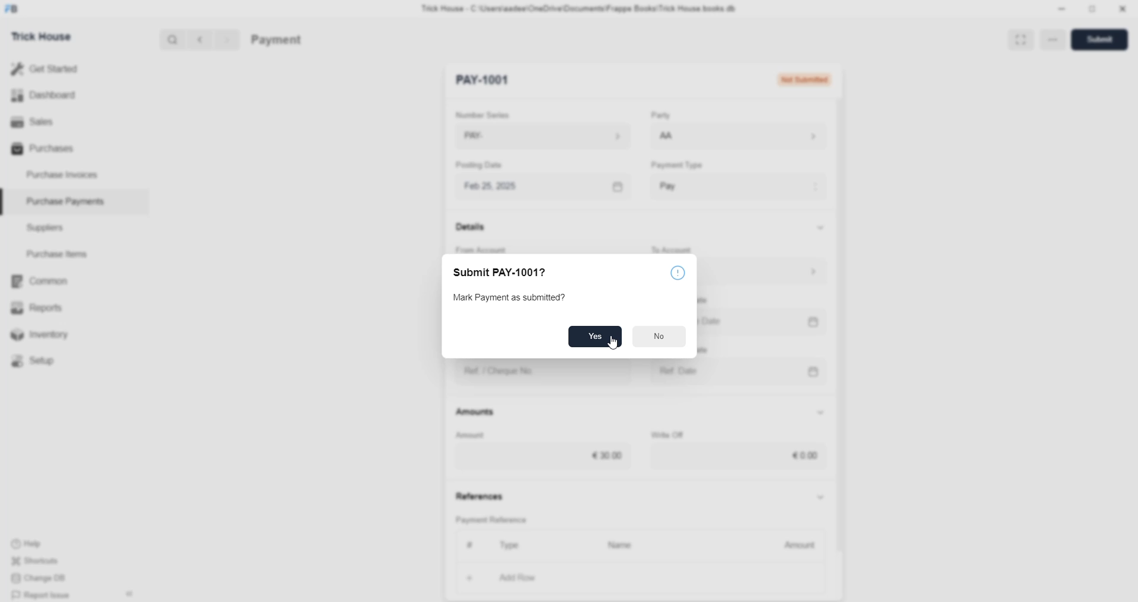 The image size is (1138, 602). I want to click on Name, so click(616, 546).